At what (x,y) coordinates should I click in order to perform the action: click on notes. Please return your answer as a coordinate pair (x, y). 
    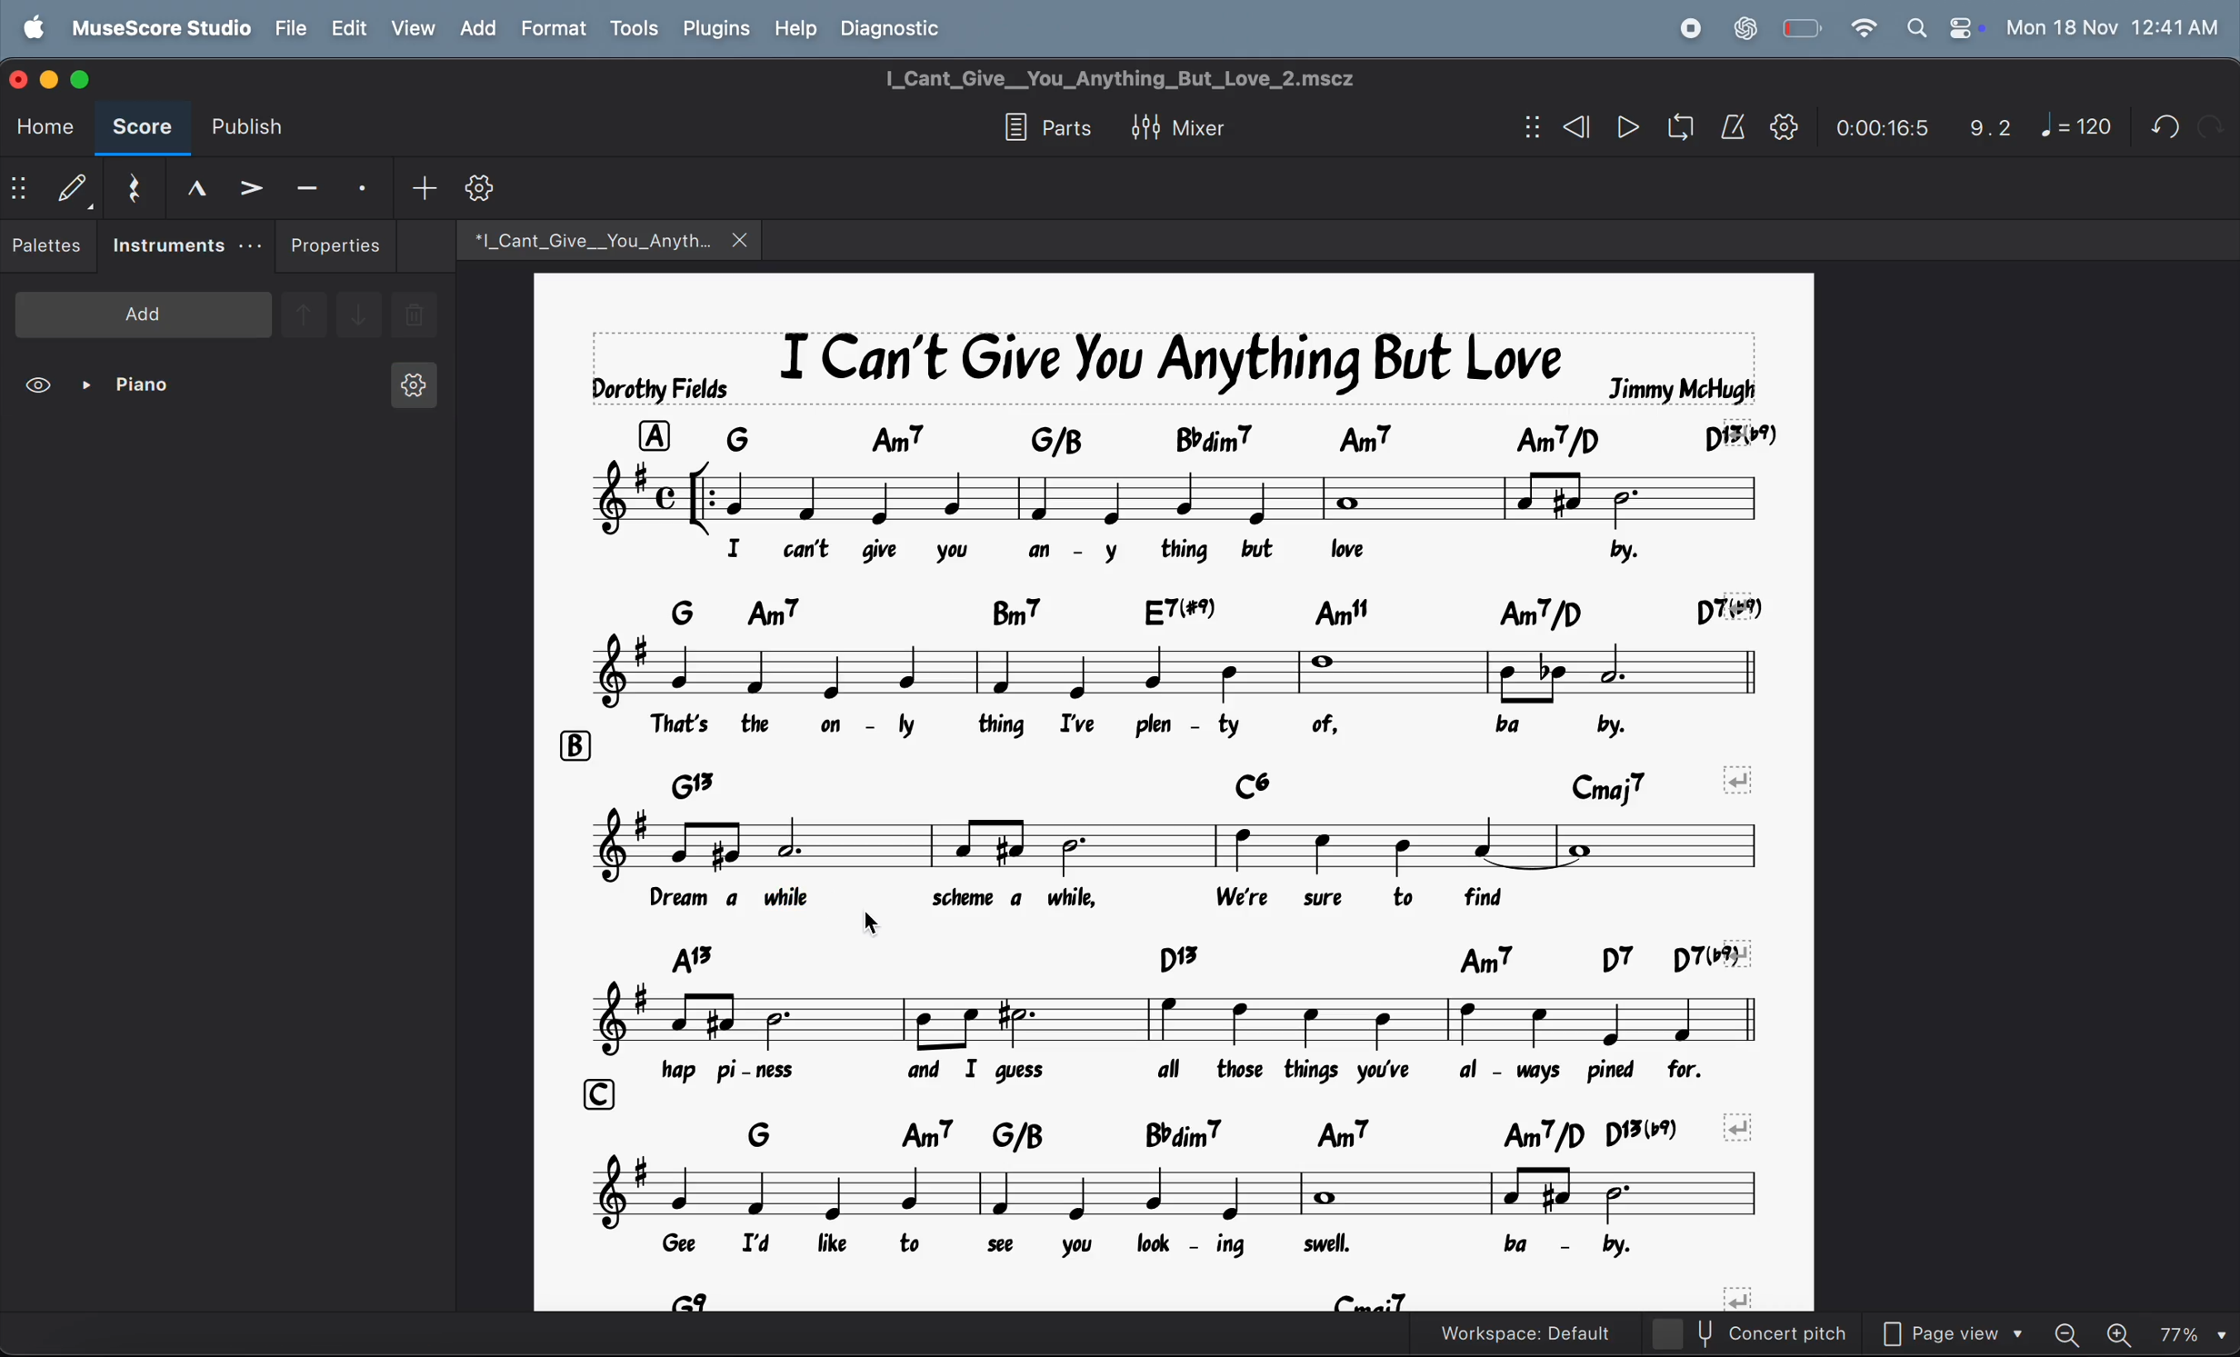
    Looking at the image, I should click on (1187, 1022).